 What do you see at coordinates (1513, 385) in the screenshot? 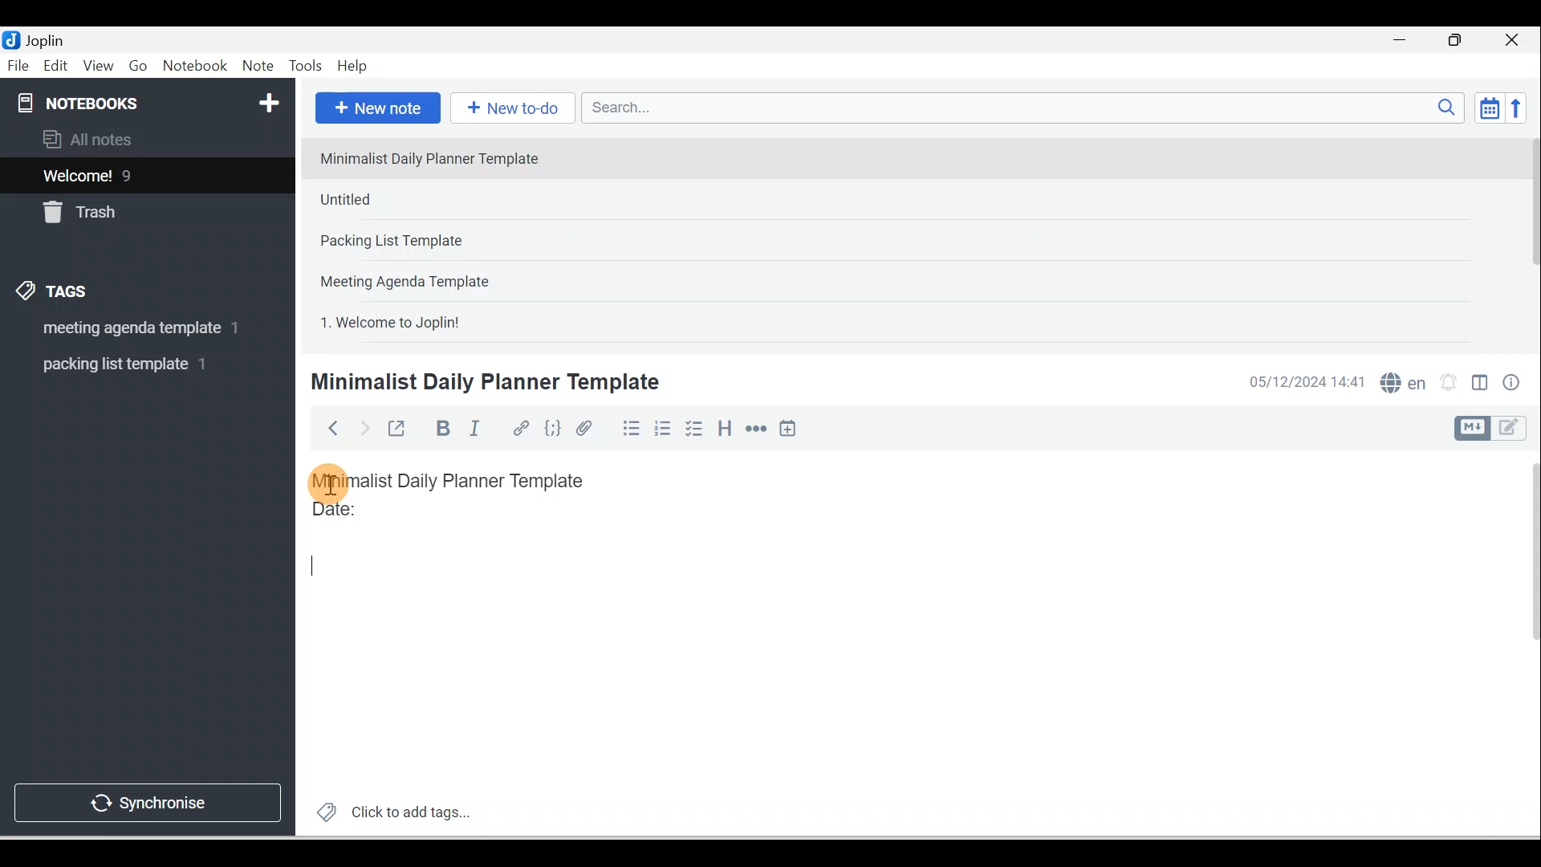
I see `Note properties` at bounding box center [1513, 385].